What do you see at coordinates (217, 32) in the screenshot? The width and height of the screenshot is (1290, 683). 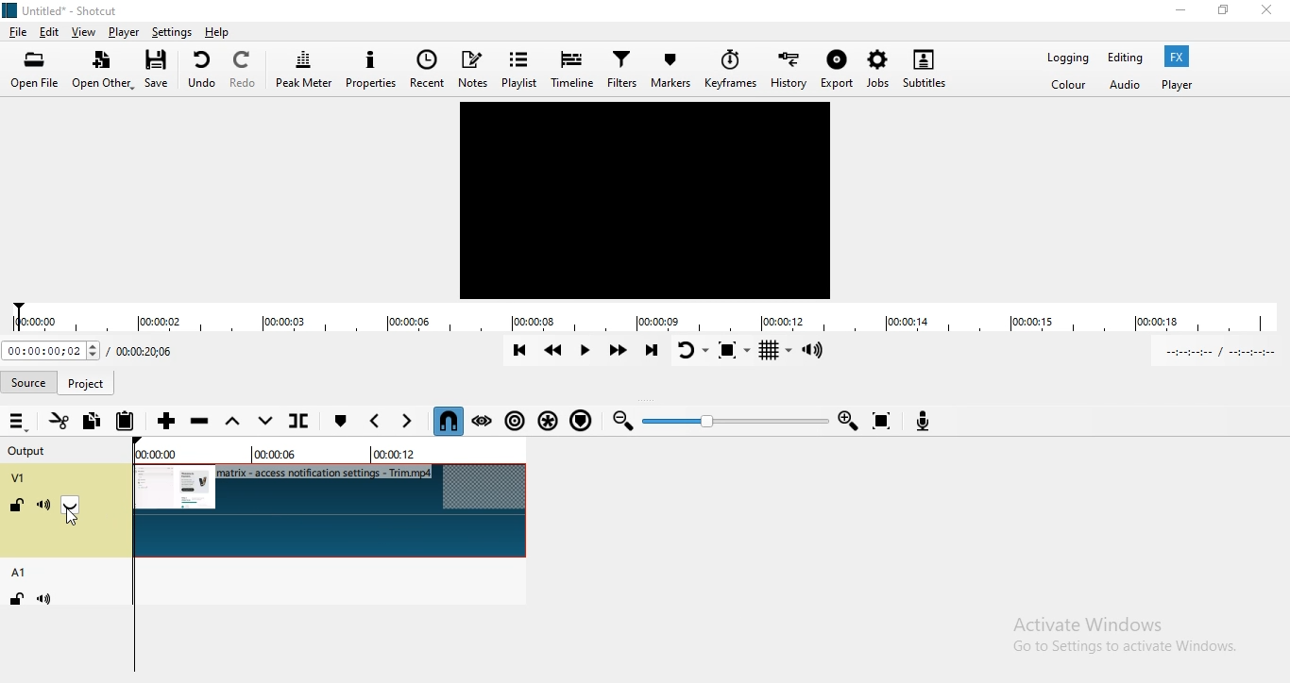 I see `help` at bounding box center [217, 32].